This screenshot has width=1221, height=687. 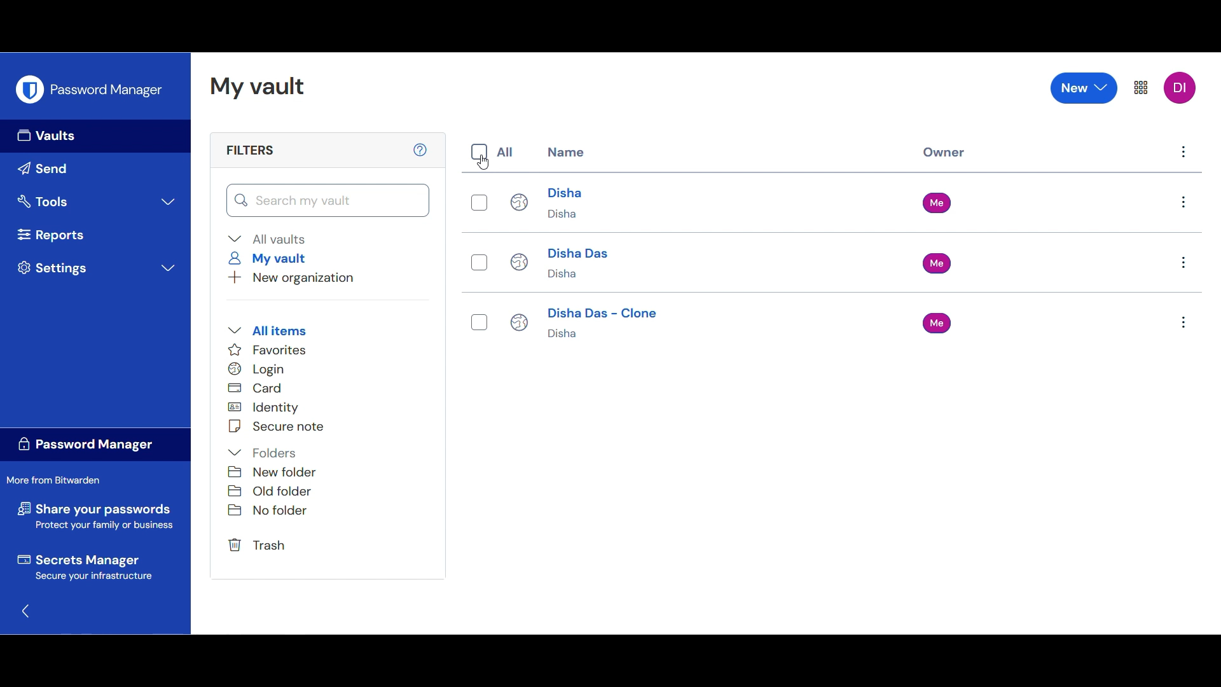 I want to click on Settings for each item respectively, so click(x=1185, y=155).